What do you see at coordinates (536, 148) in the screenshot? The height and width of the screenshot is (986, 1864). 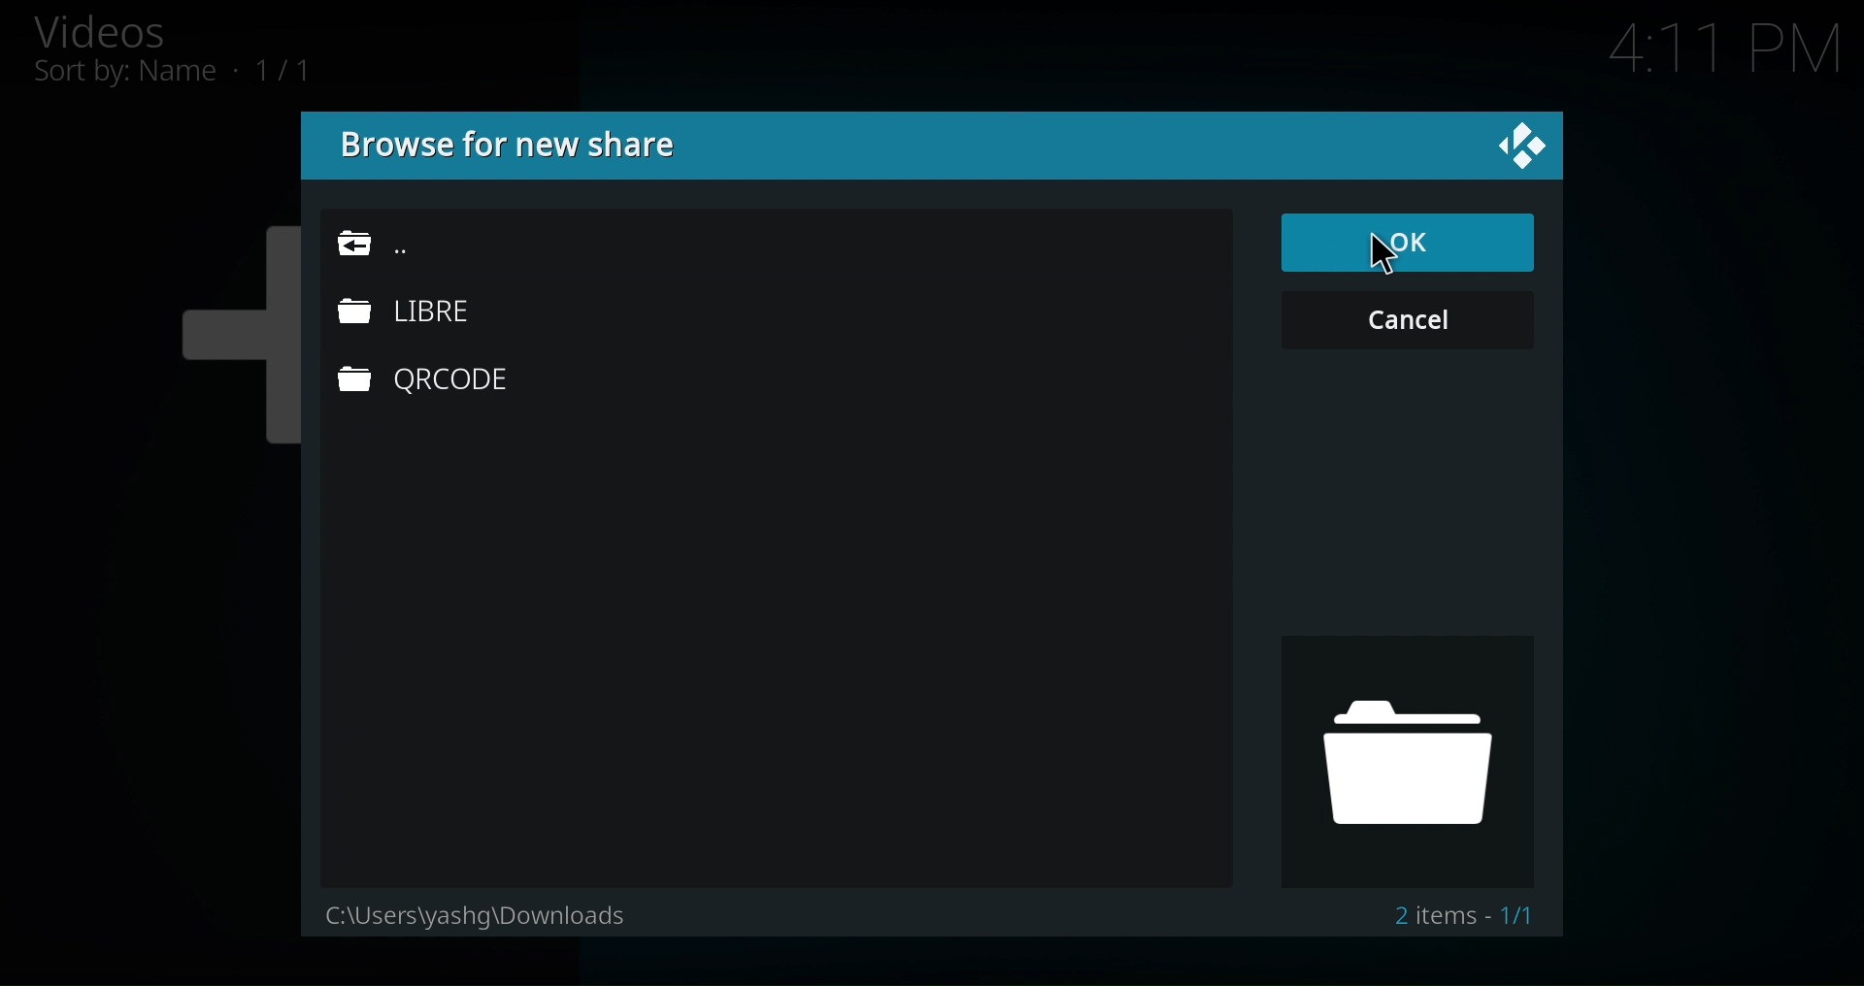 I see `Browse for new share` at bounding box center [536, 148].